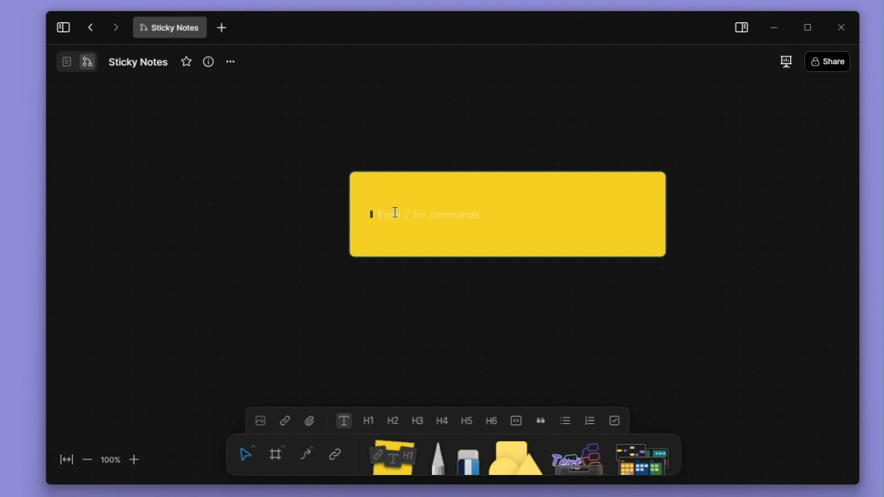 Image resolution: width=884 pixels, height=497 pixels. What do you see at coordinates (470, 420) in the screenshot?
I see `heading` at bounding box center [470, 420].